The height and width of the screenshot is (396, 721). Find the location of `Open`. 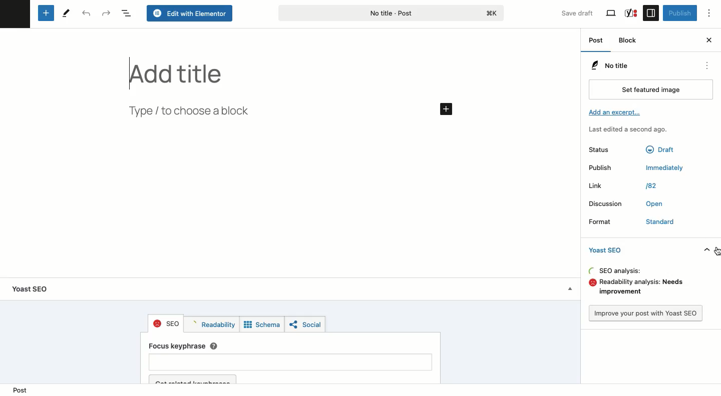

Open is located at coordinates (653, 205).